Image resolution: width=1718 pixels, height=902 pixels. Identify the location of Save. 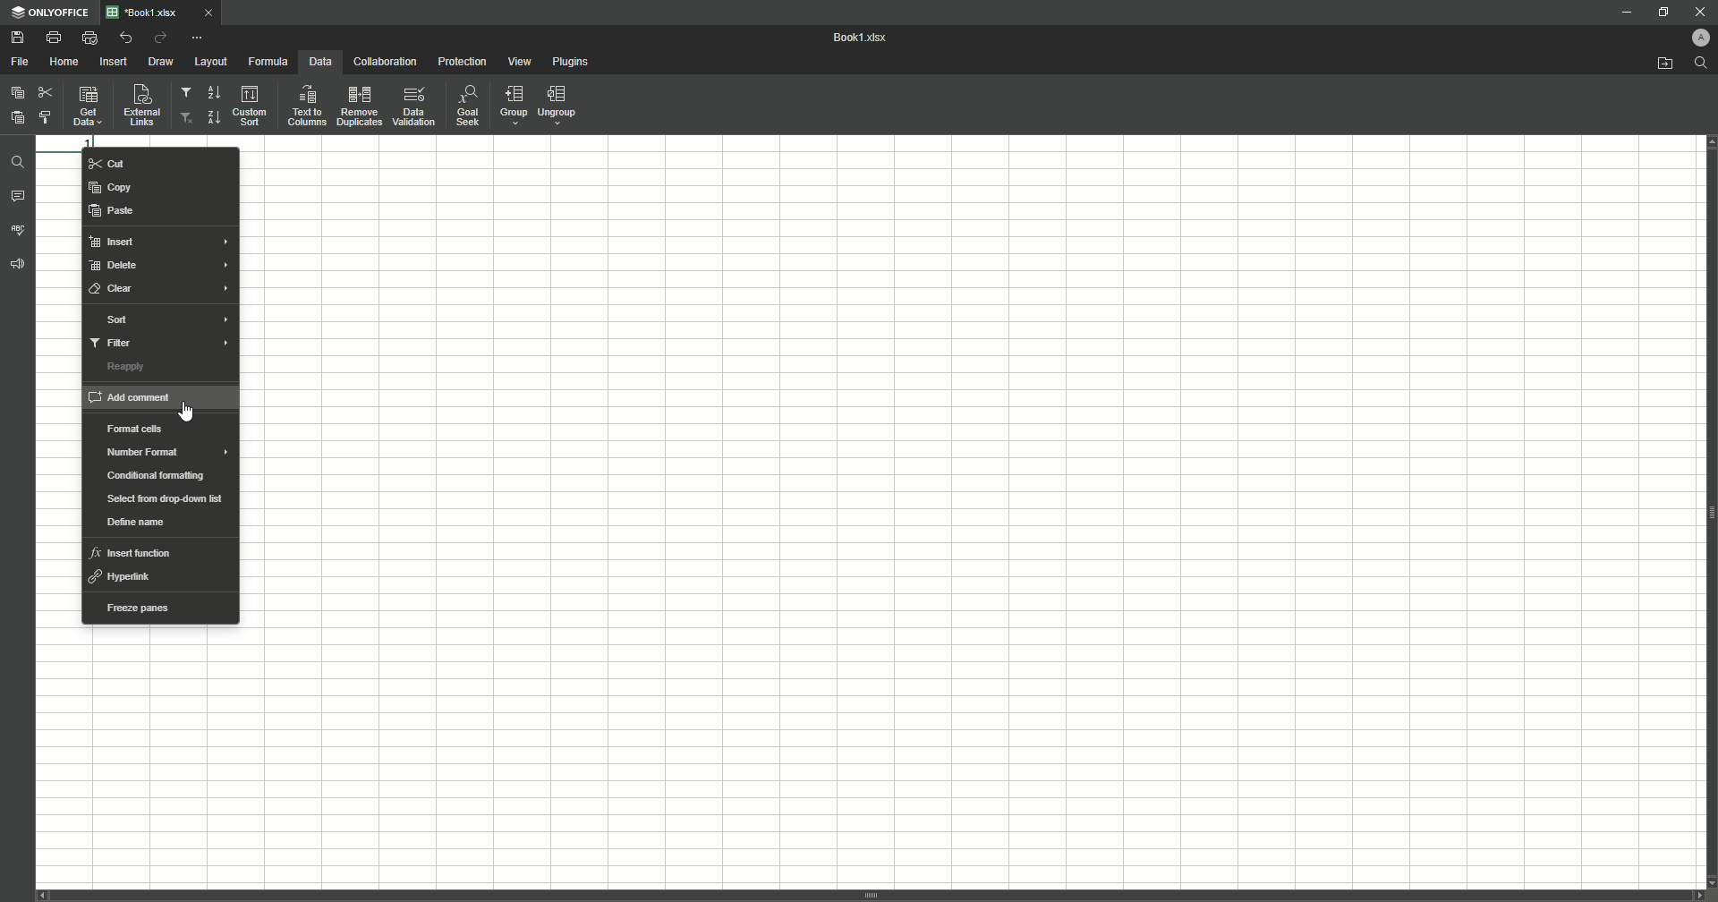
(17, 38).